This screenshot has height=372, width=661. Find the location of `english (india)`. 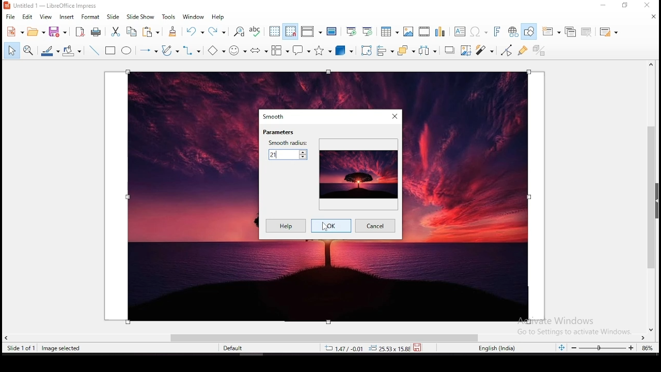

english (india) is located at coordinates (497, 348).